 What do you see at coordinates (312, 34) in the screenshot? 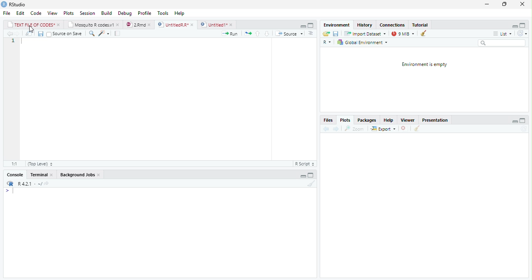
I see `show document outline` at bounding box center [312, 34].